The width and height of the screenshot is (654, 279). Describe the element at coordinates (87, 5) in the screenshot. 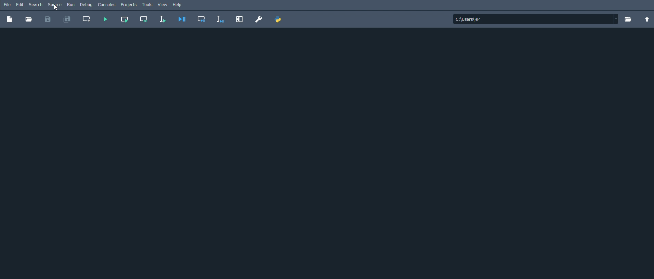

I see `Debug` at that location.